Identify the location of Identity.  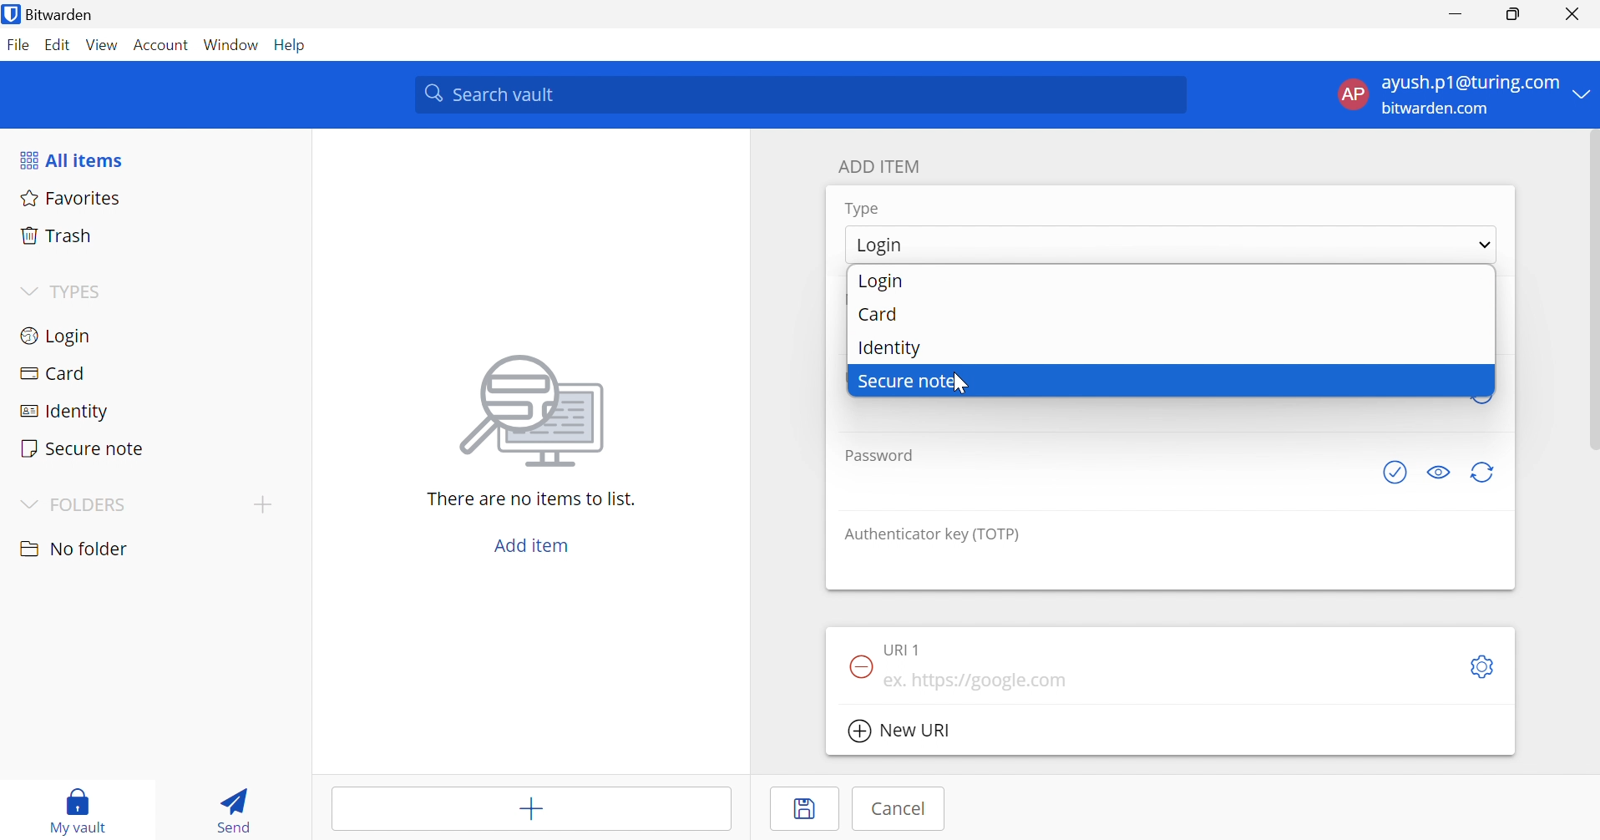
(63, 412).